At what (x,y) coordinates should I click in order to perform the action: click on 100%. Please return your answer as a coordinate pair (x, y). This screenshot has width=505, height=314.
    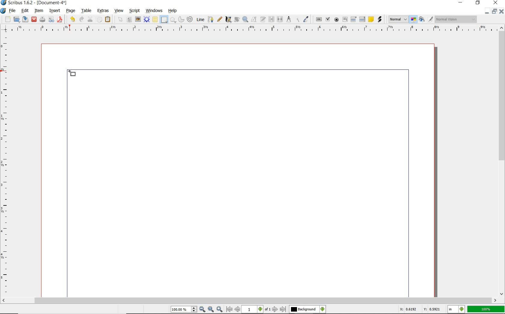
    Looking at the image, I should click on (486, 309).